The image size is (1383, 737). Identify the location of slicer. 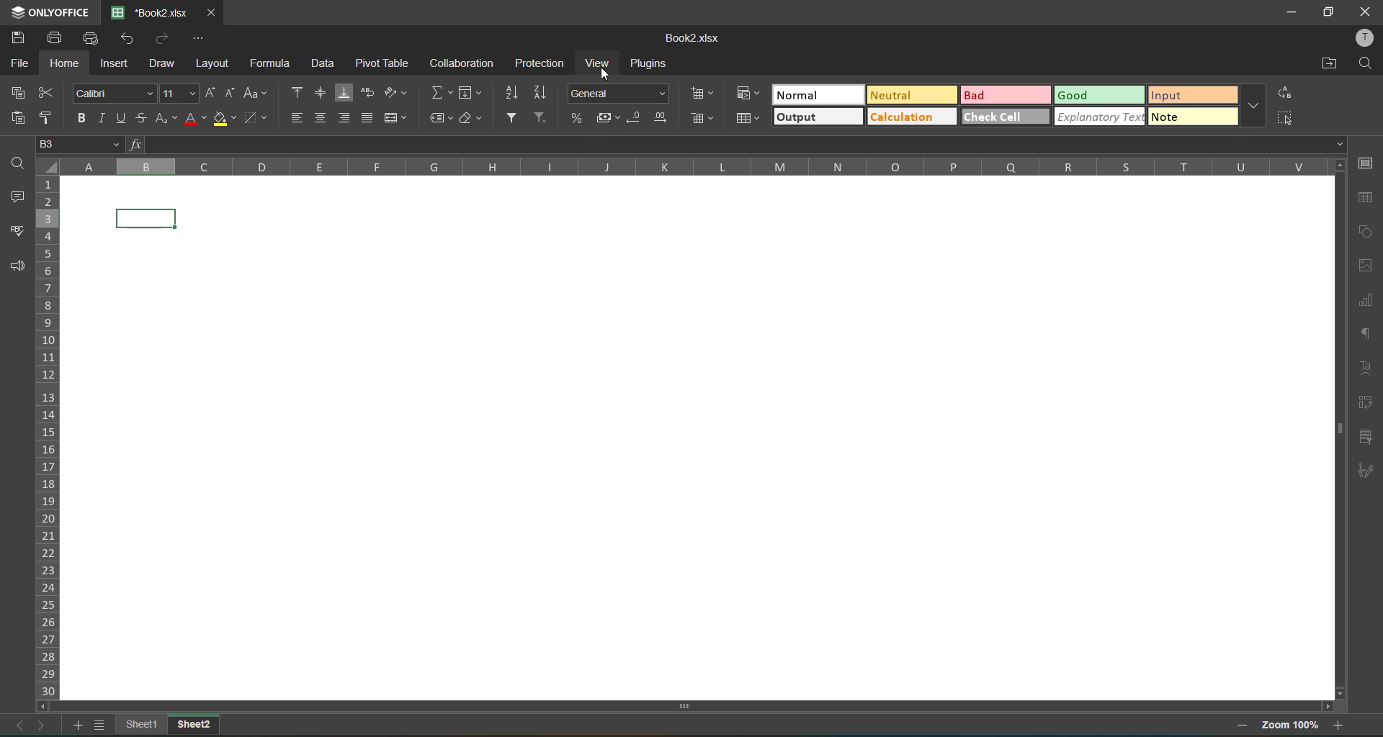
(1369, 436).